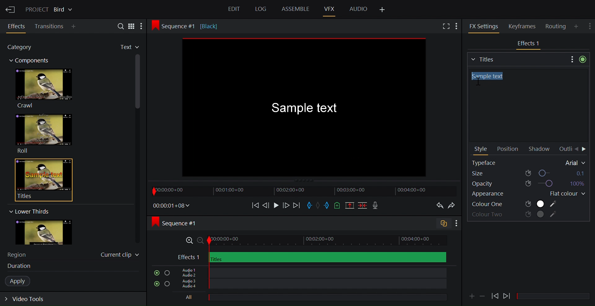 The image size is (595, 306). What do you see at coordinates (172, 206) in the screenshot?
I see `Timecodes and reels` at bounding box center [172, 206].